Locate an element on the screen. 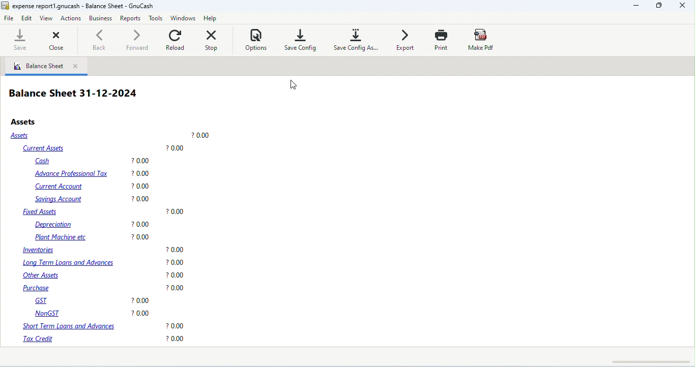 The width and height of the screenshot is (695, 367). short term loans and advances is located at coordinates (102, 326).